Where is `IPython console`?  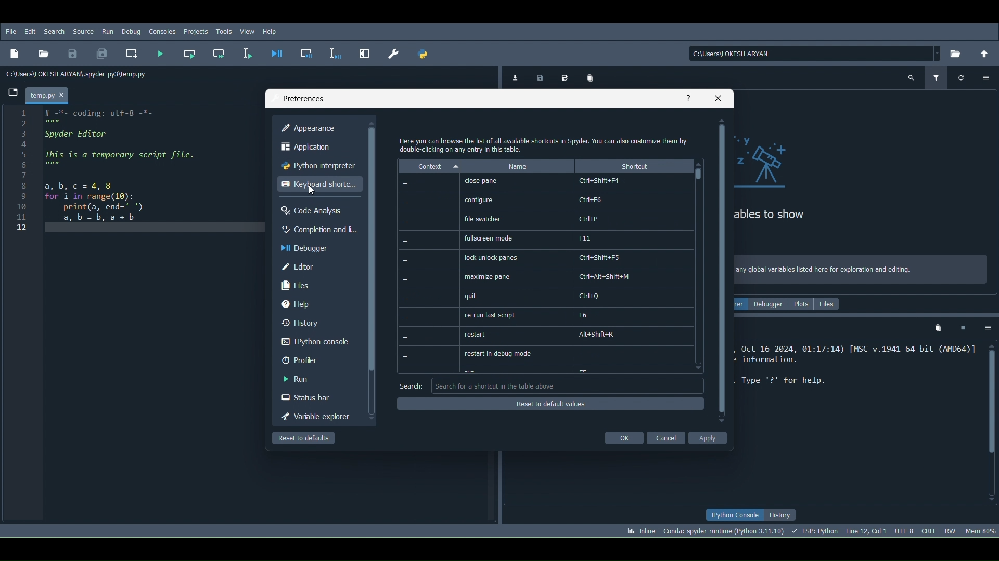
IPython console is located at coordinates (736, 514).